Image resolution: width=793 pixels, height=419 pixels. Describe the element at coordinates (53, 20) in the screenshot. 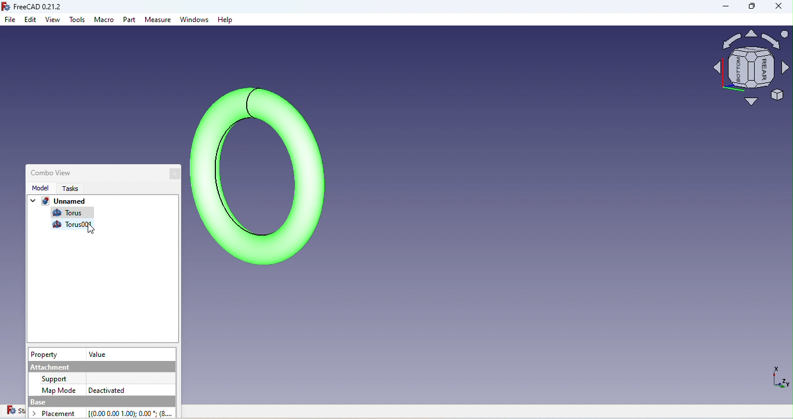

I see `View` at that location.